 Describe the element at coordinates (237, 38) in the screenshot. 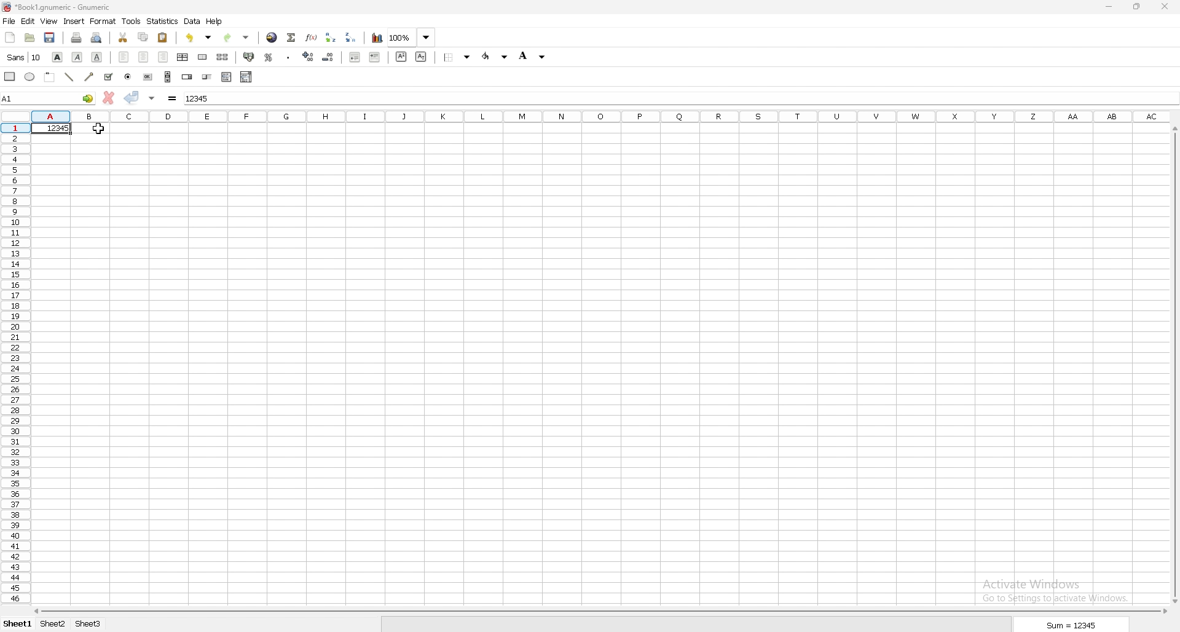

I see `redo` at that location.